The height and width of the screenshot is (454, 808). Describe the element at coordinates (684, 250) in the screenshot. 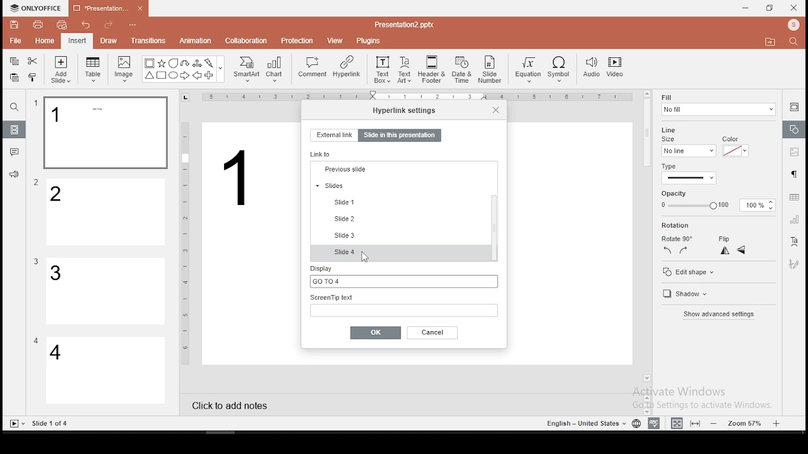

I see `rotate 90 clockwise` at that location.